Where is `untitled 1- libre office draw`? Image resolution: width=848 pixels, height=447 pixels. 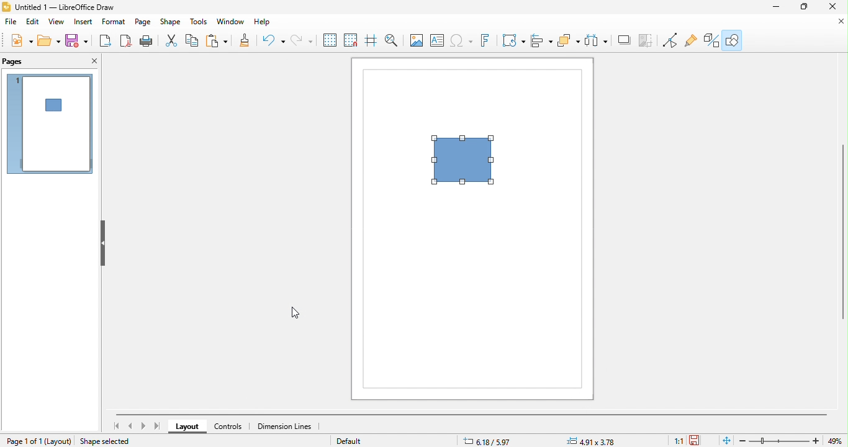 untitled 1- libre office draw is located at coordinates (71, 7).